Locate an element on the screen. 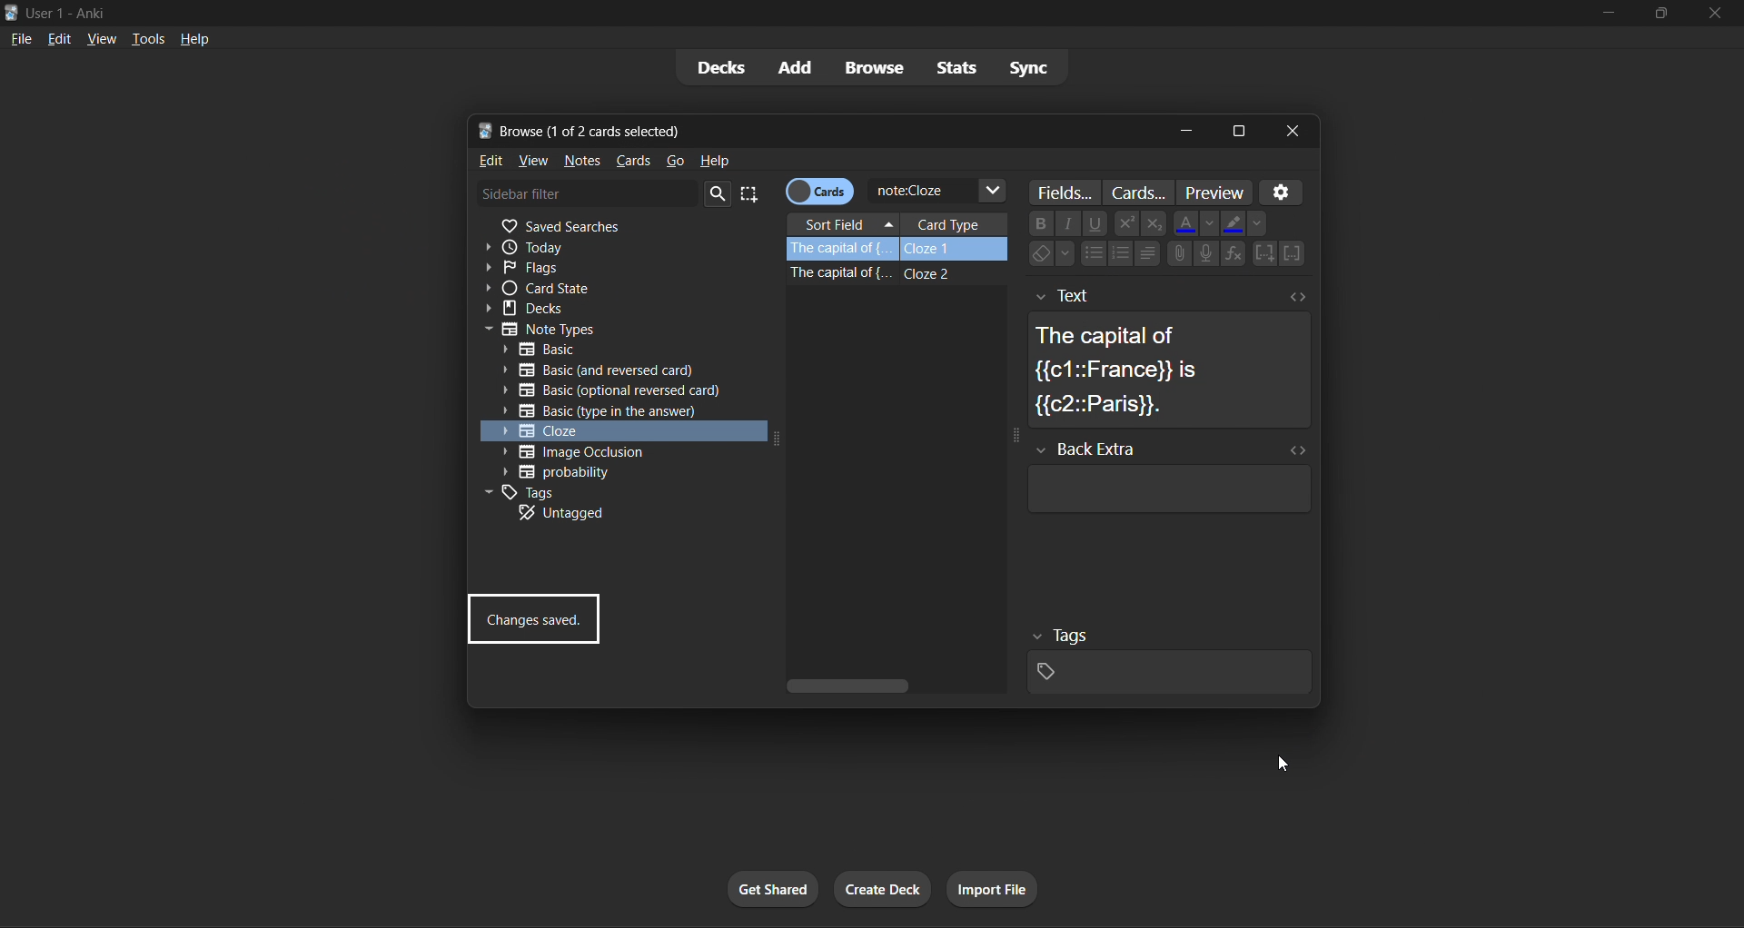  stats is located at coordinates (956, 69).